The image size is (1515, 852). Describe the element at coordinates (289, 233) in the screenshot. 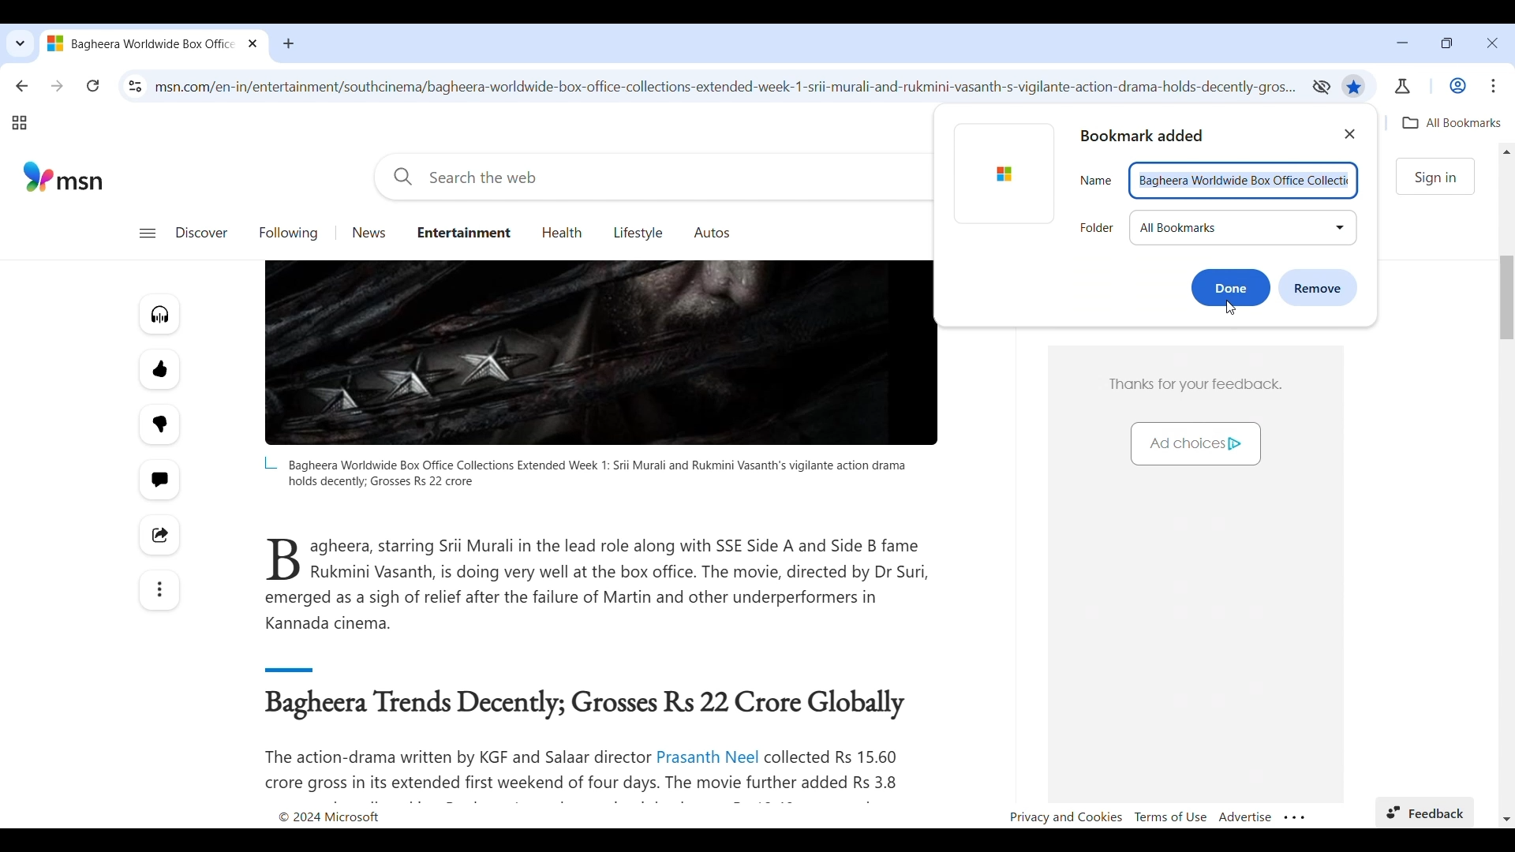

I see `Go to following page` at that location.